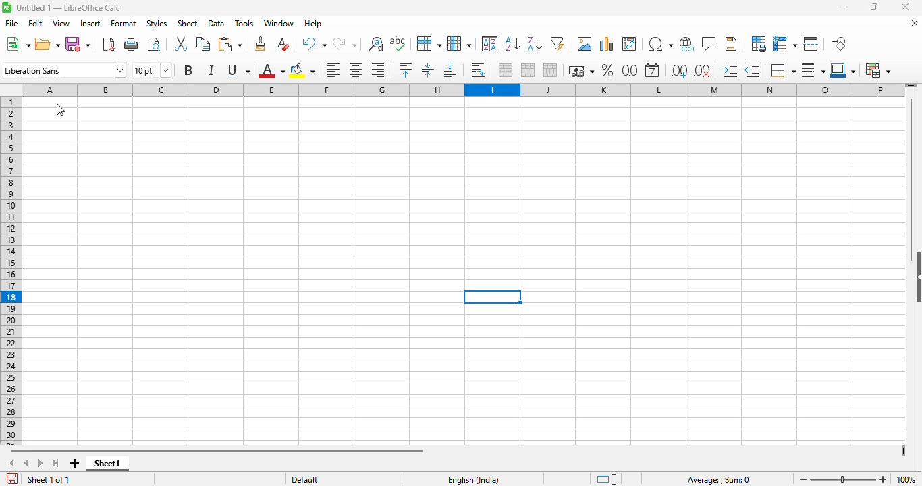 The height and width of the screenshot is (486, 922). I want to click on insert, so click(90, 23).